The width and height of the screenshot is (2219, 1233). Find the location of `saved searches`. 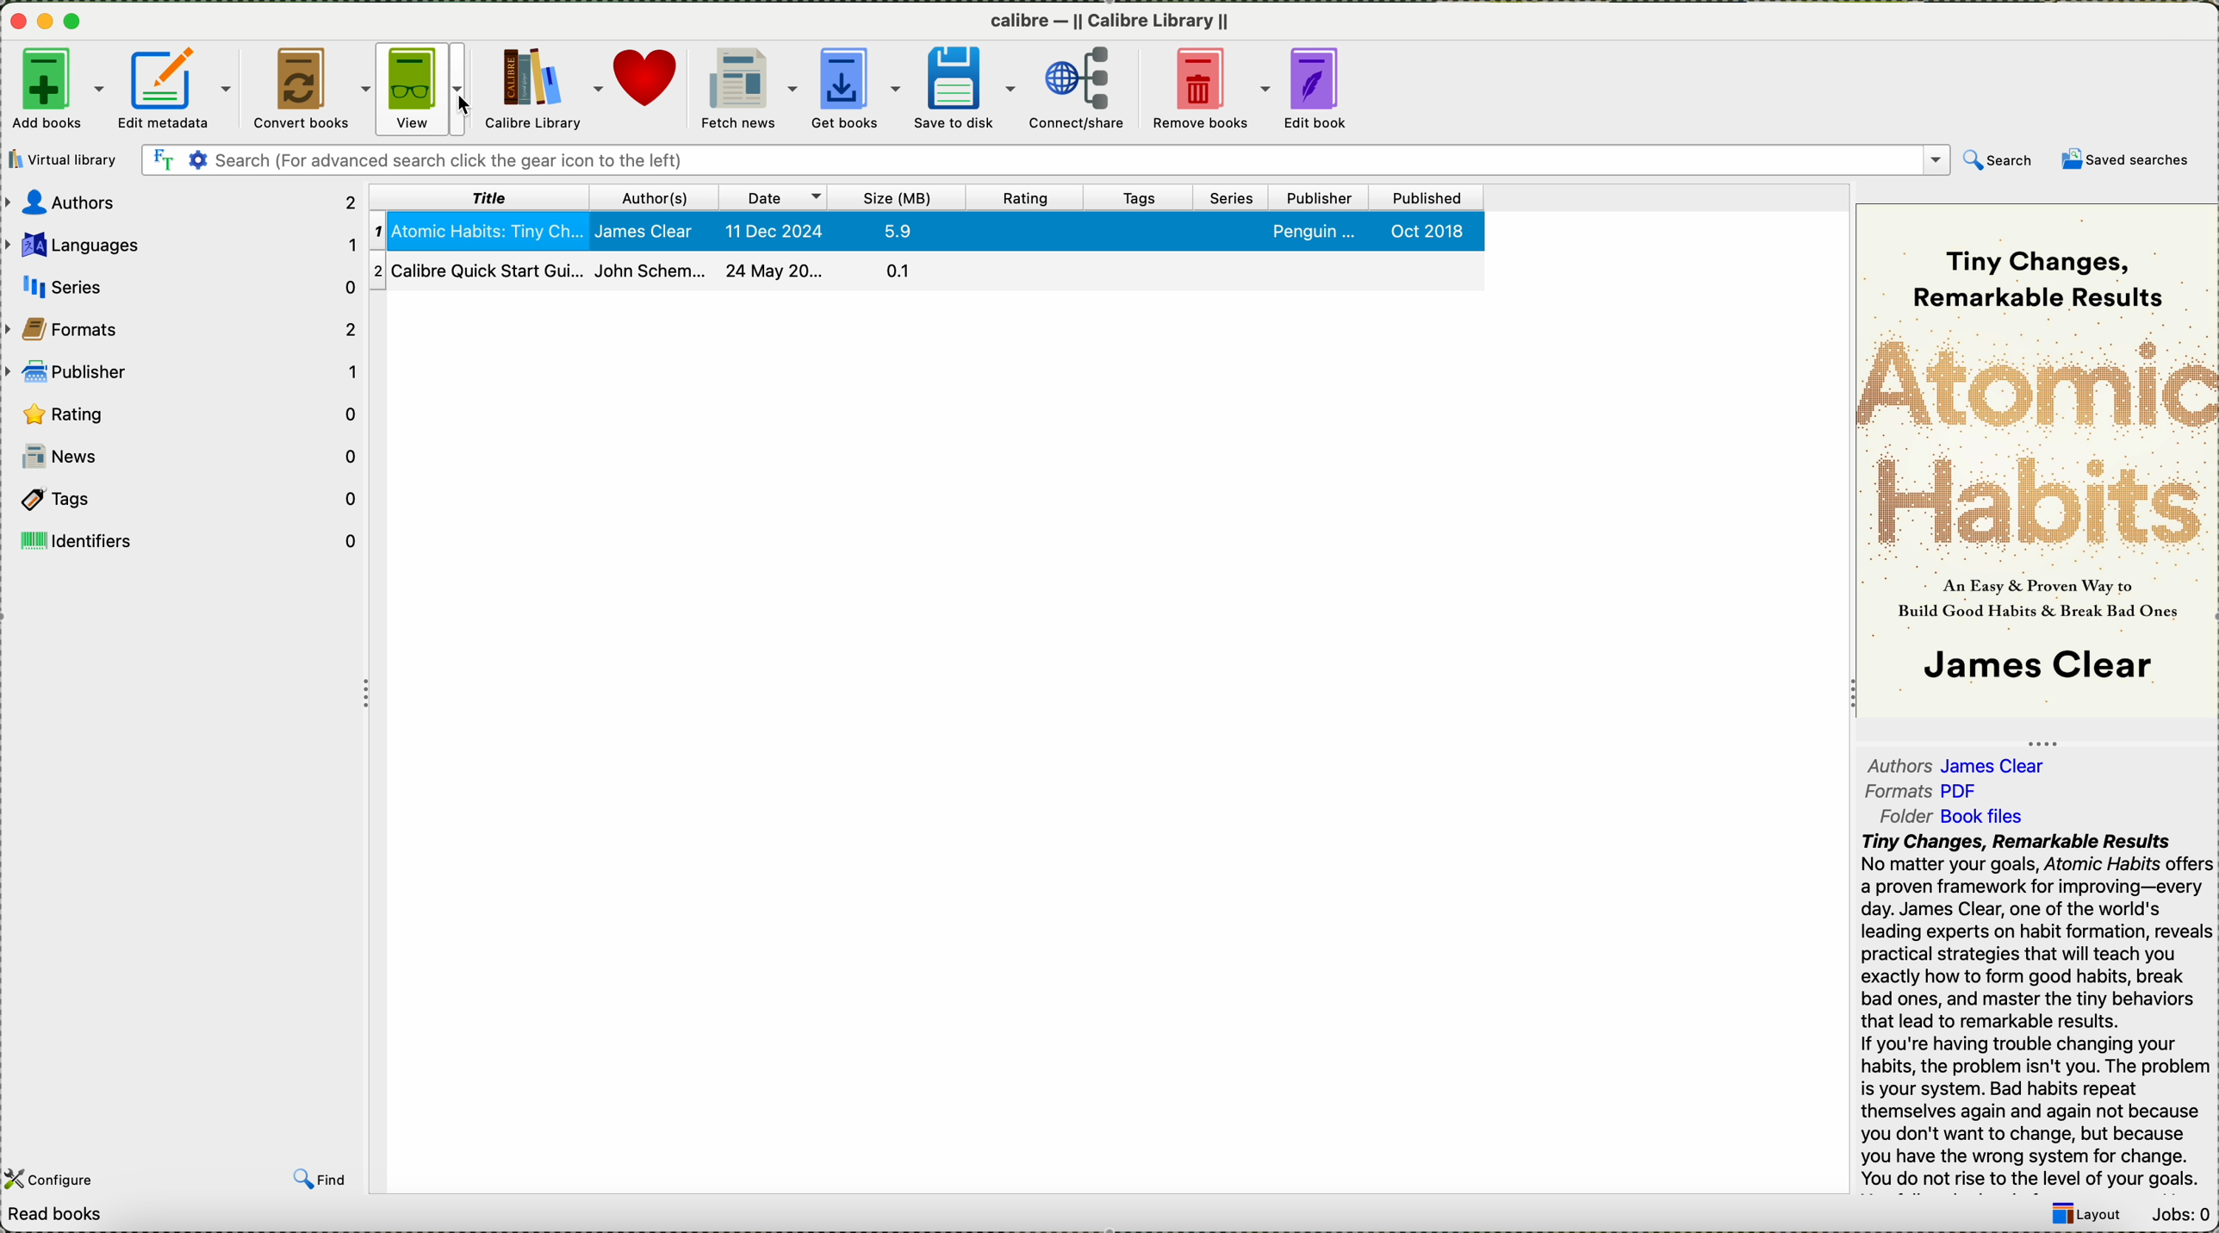

saved searches is located at coordinates (2126, 160).